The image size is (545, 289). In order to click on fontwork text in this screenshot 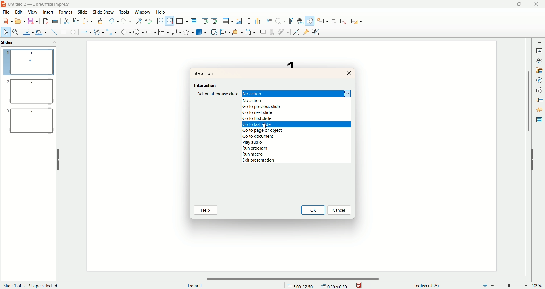, I will do `click(290, 20)`.